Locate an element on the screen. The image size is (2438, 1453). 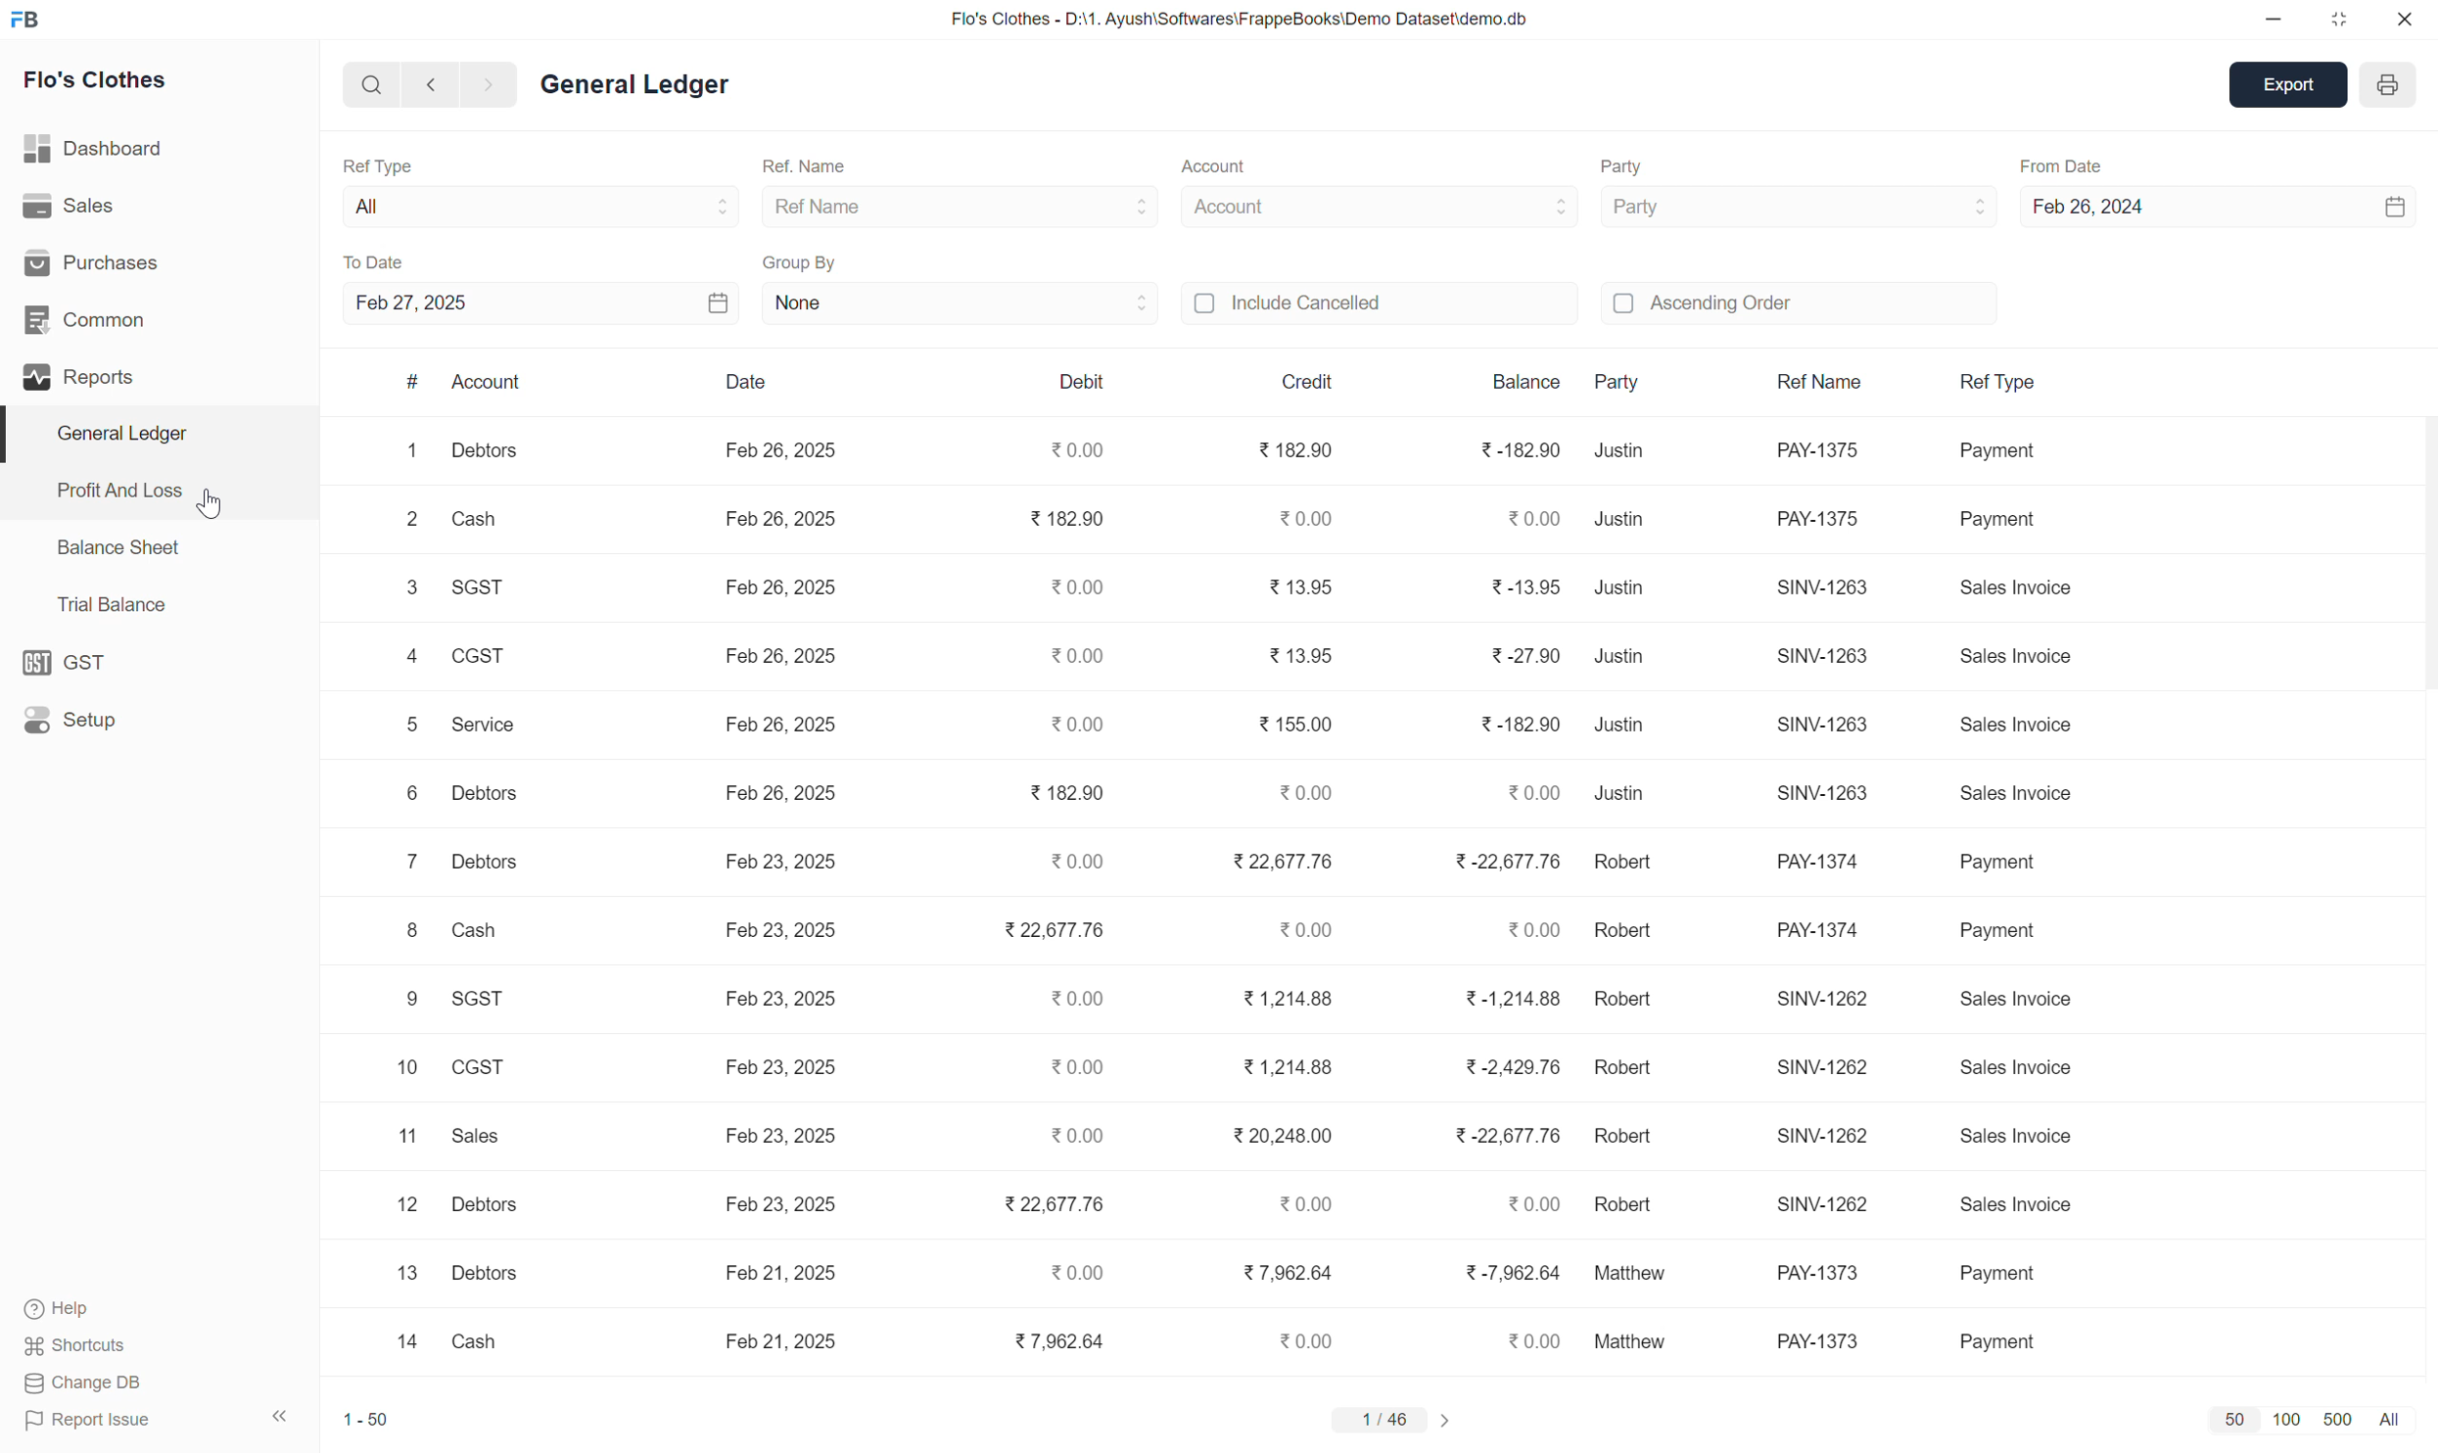
₹0.00 is located at coordinates (1306, 1336).